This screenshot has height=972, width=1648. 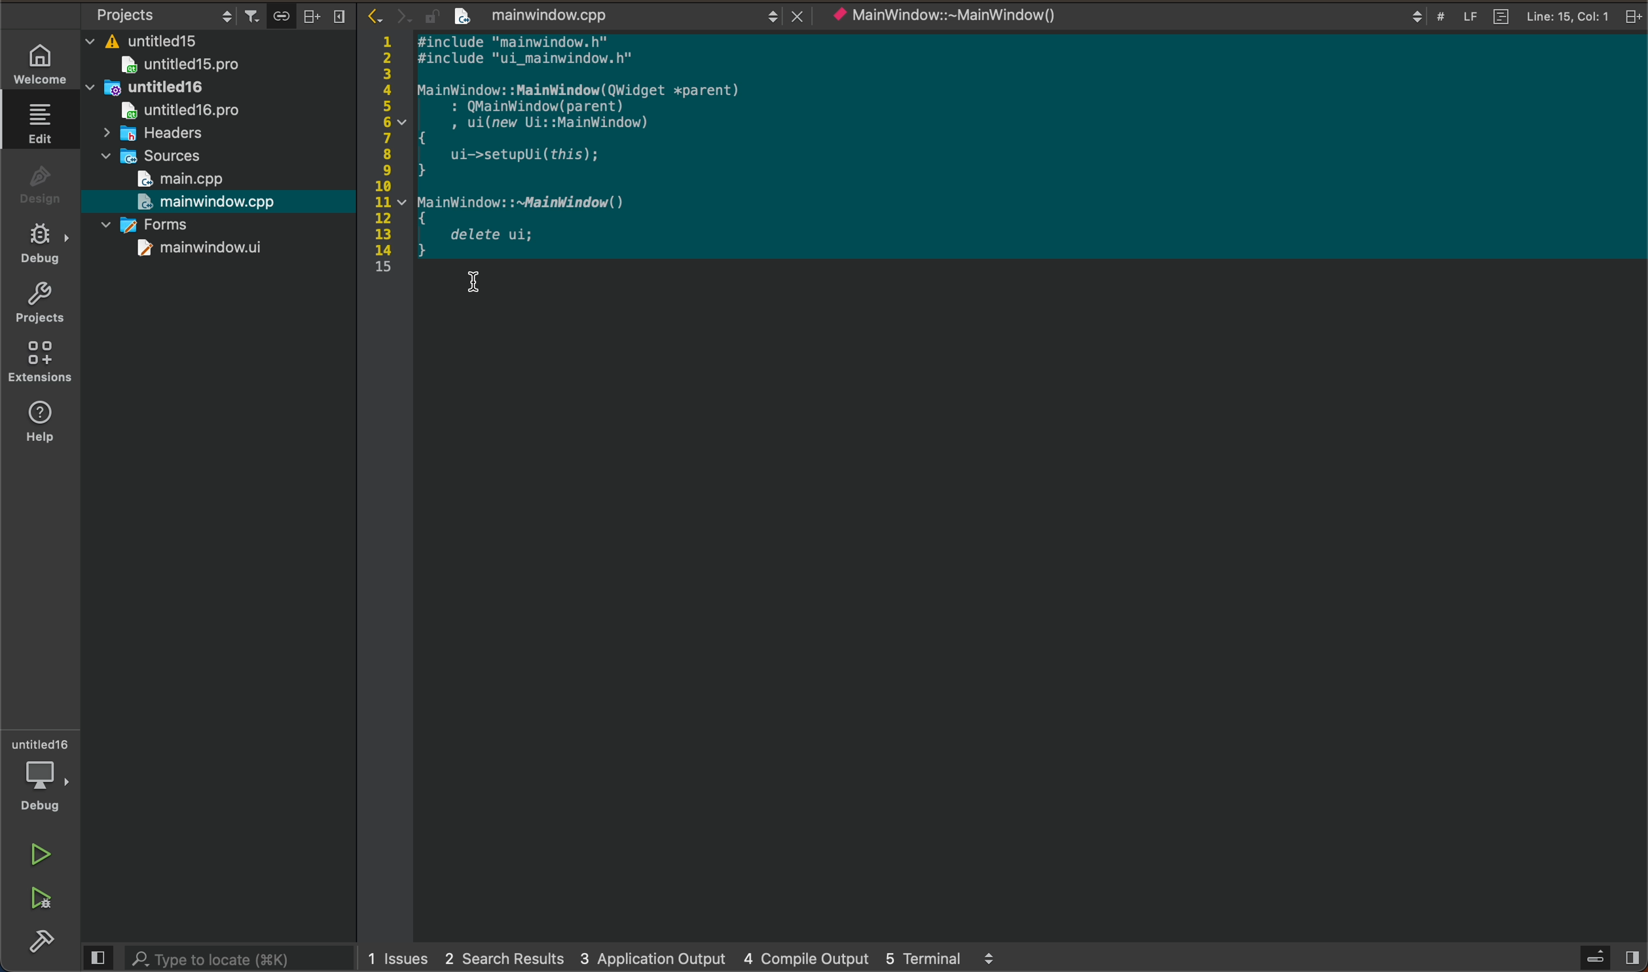 What do you see at coordinates (577, 147) in the screenshot?
I see `1  #include "mainwindow.h"

2  #include "ui_mainwindow.h"
3

4  MainWindow: :MainWindow(QWidget *parent)
5 : QMainWindow(parent)
6v , ui(new Ui::MainWindow)
7 A

8 ui->setupUi(this);

9 }

10

11 v MainWindow: :~MainWindow()

12 {

13 delete ui;

14 }` at bounding box center [577, 147].